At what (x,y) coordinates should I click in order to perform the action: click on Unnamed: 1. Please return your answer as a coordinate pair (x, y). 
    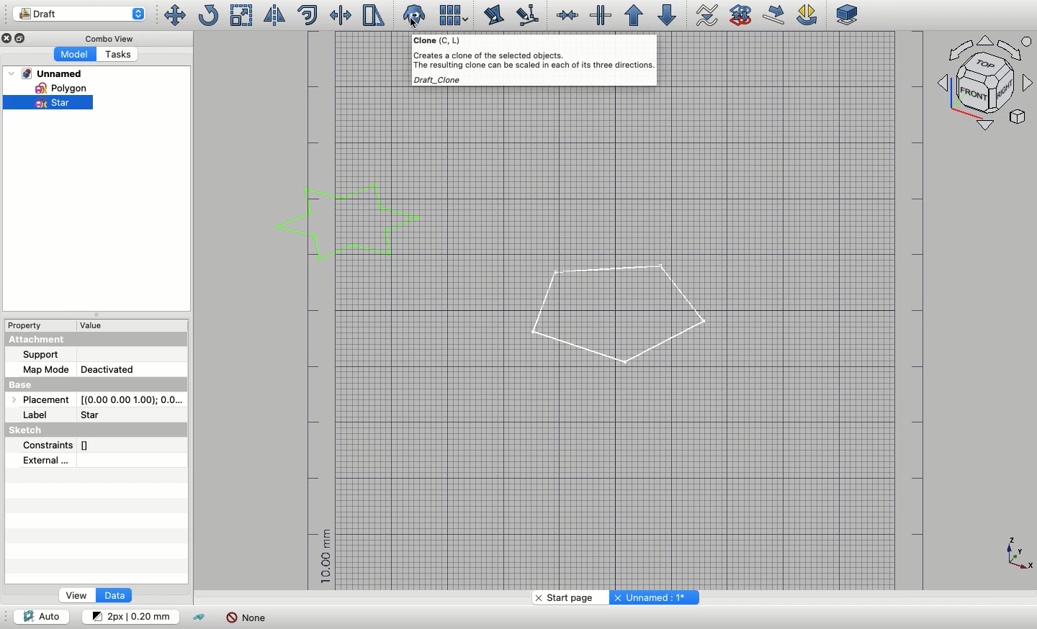
    Looking at the image, I should click on (652, 597).